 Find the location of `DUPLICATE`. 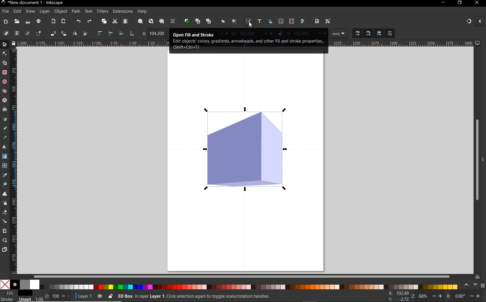

DUPLICATE is located at coordinates (186, 21).